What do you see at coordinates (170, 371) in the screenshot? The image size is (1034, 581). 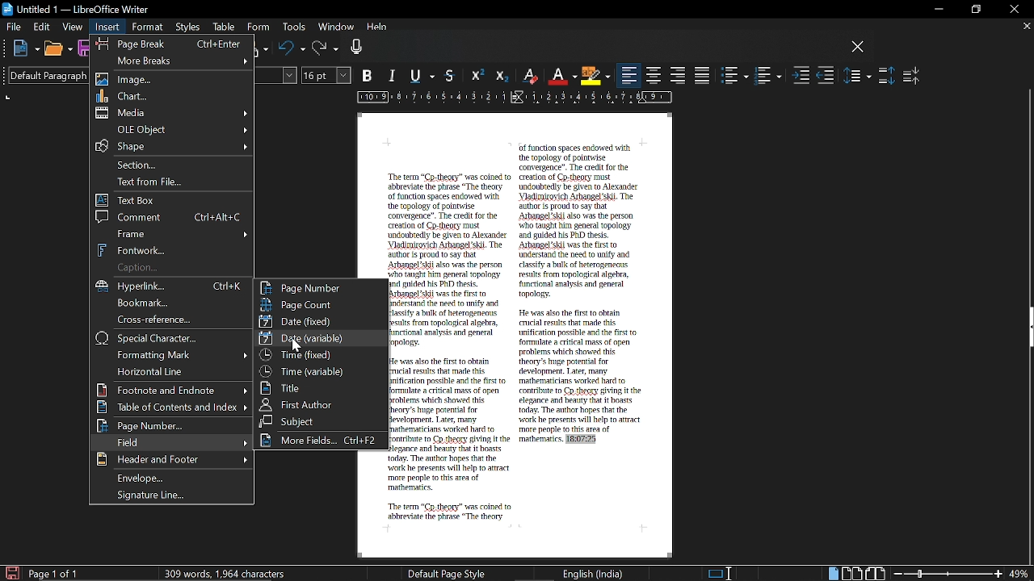 I see `Horizontal line` at bounding box center [170, 371].